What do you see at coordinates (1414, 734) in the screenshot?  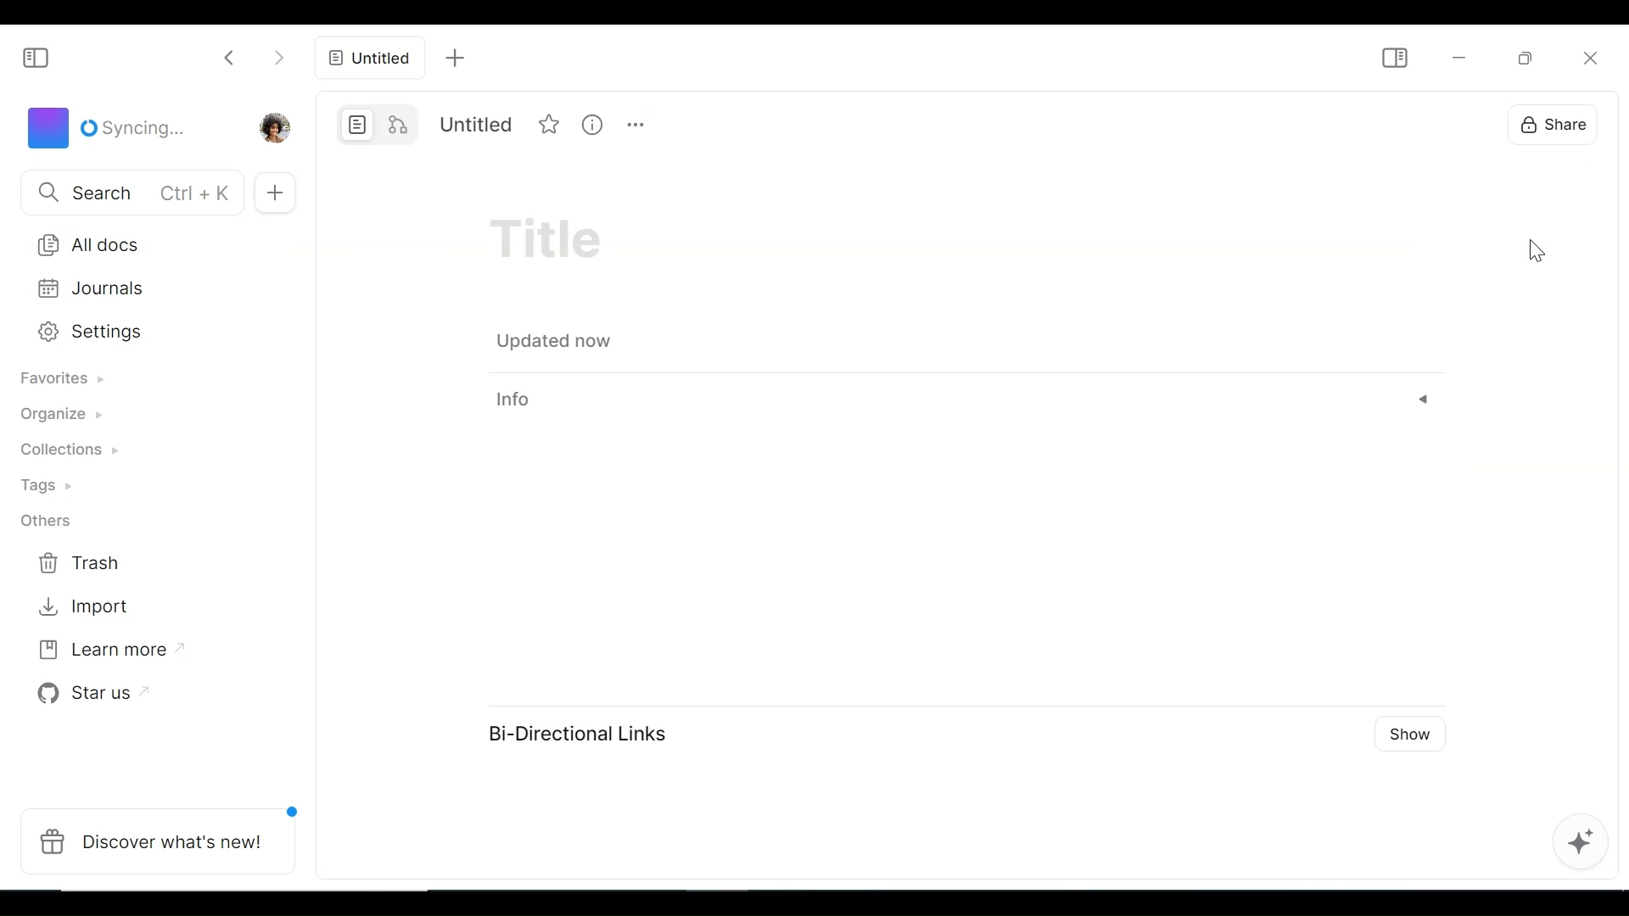 I see `Show` at bounding box center [1414, 734].